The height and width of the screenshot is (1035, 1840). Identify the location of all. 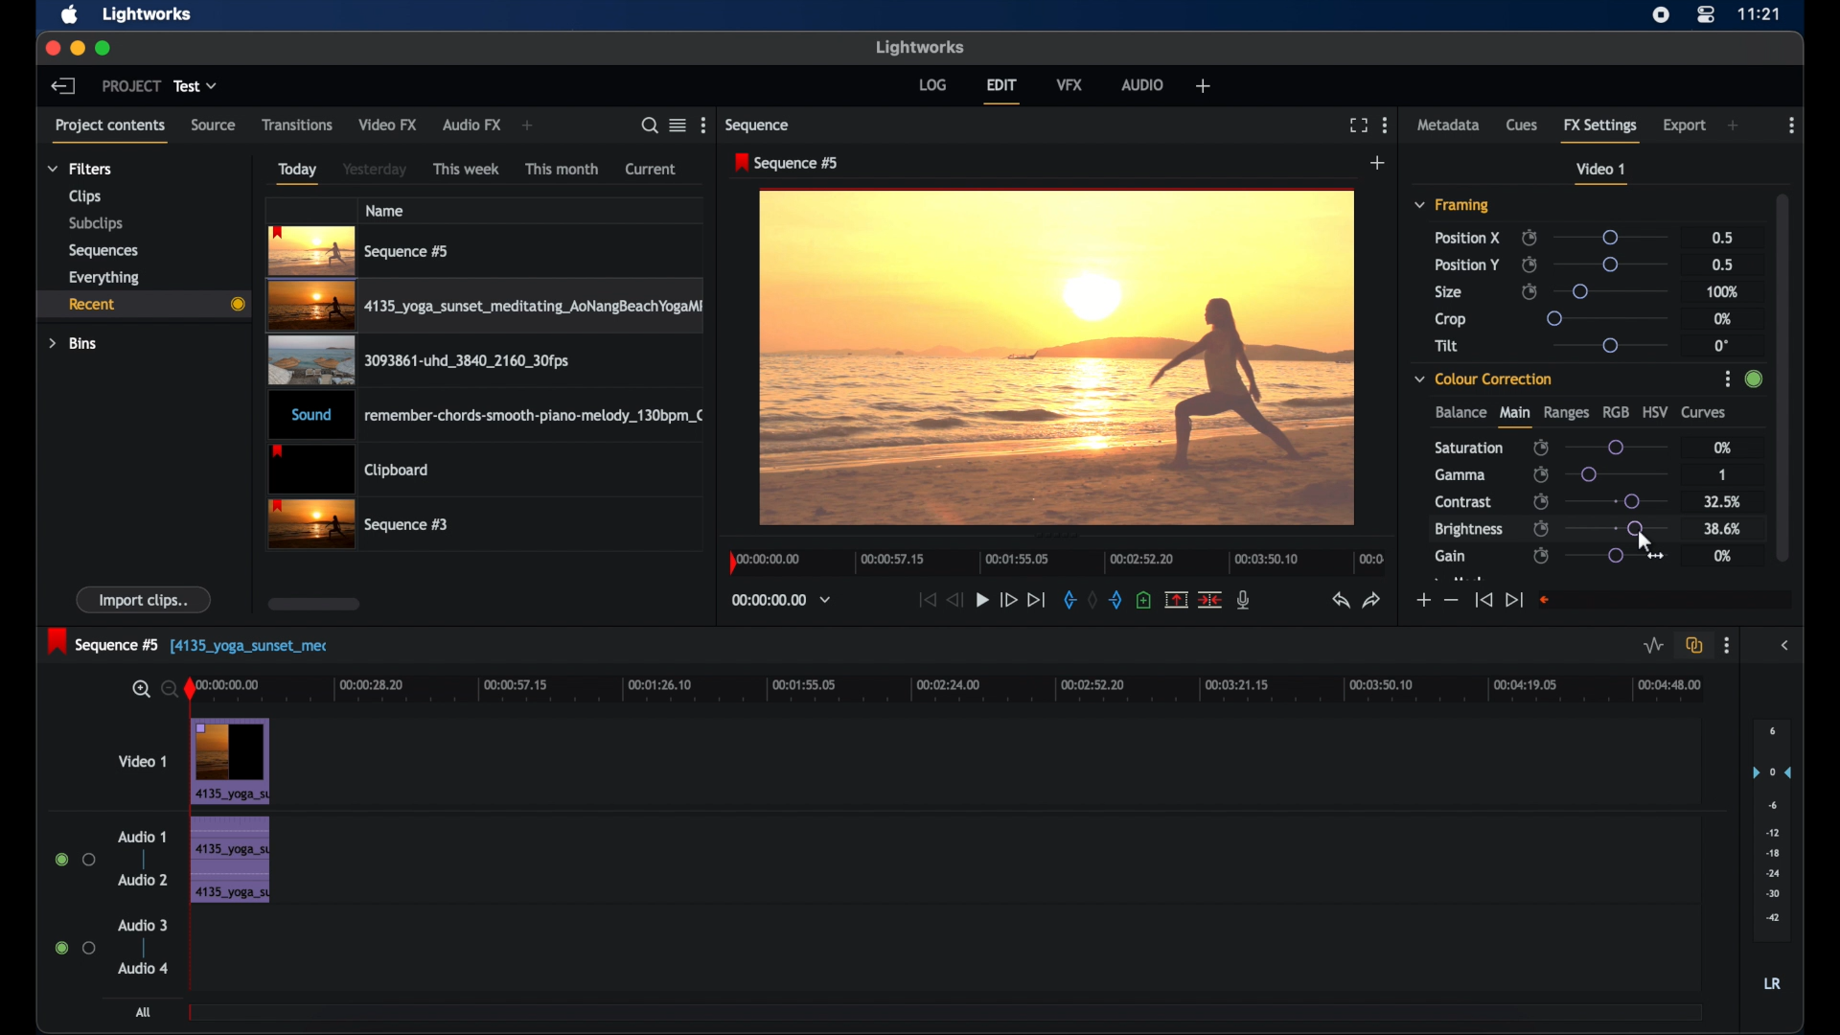
(146, 1012).